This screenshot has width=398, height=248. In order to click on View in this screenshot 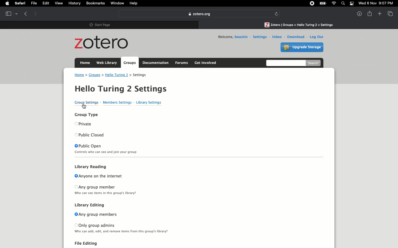, I will do `click(60, 4)`.